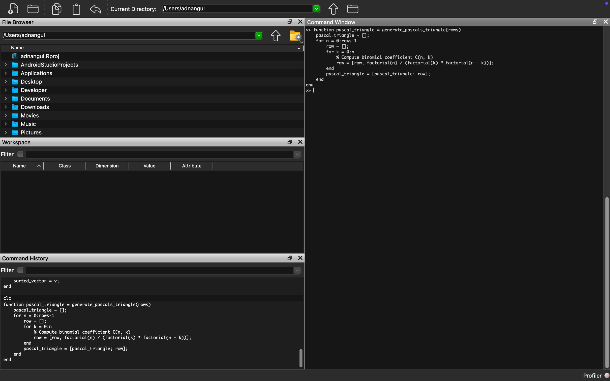 The image size is (610, 381). What do you see at coordinates (33, 10) in the screenshot?
I see `Folder` at bounding box center [33, 10].